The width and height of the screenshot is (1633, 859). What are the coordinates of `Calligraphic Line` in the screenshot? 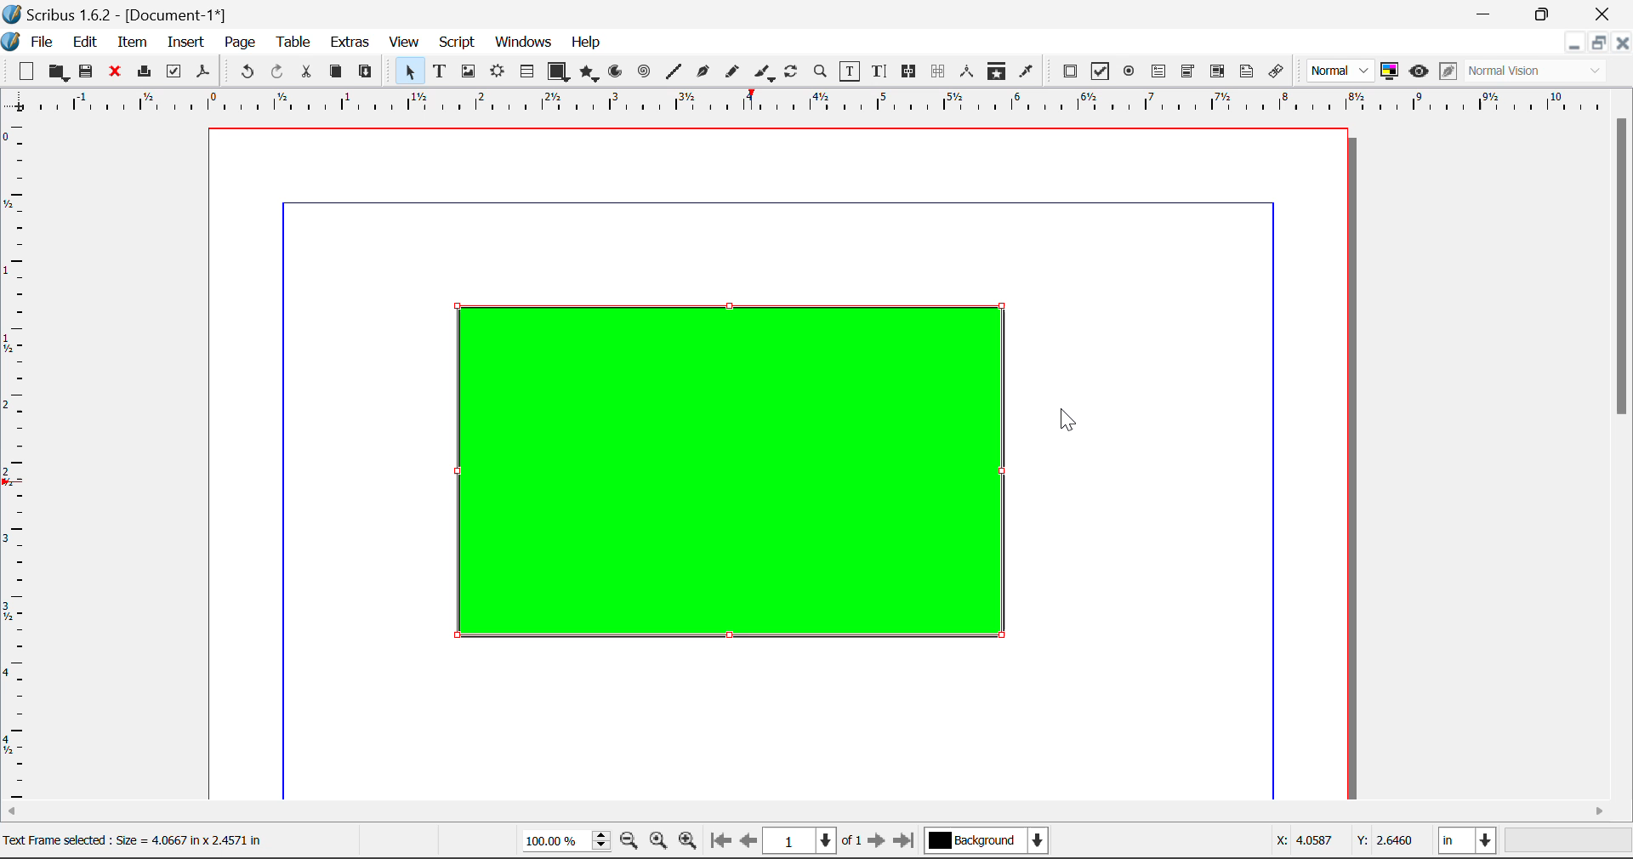 It's located at (760, 72).